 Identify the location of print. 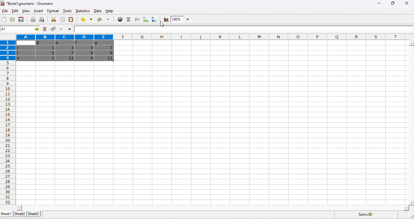
(33, 19).